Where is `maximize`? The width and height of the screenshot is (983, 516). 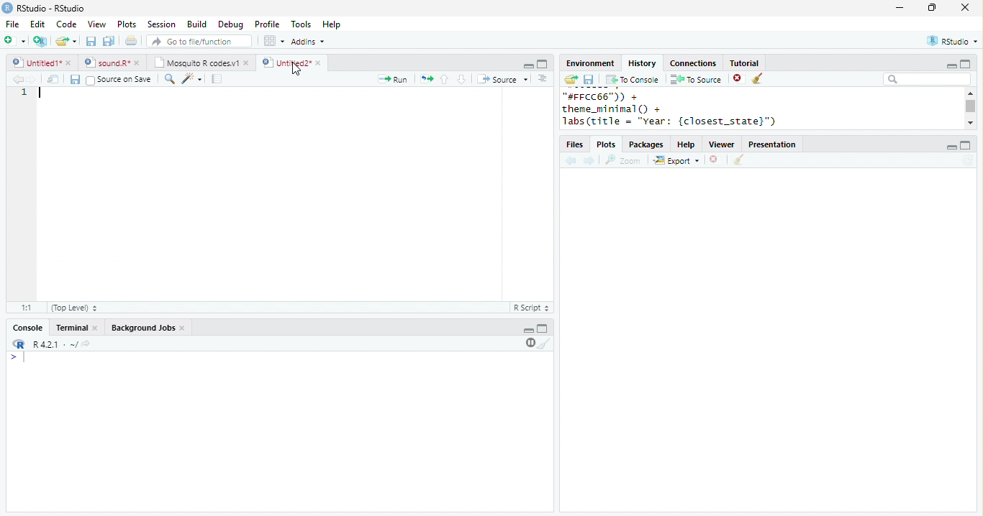 maximize is located at coordinates (964, 63).